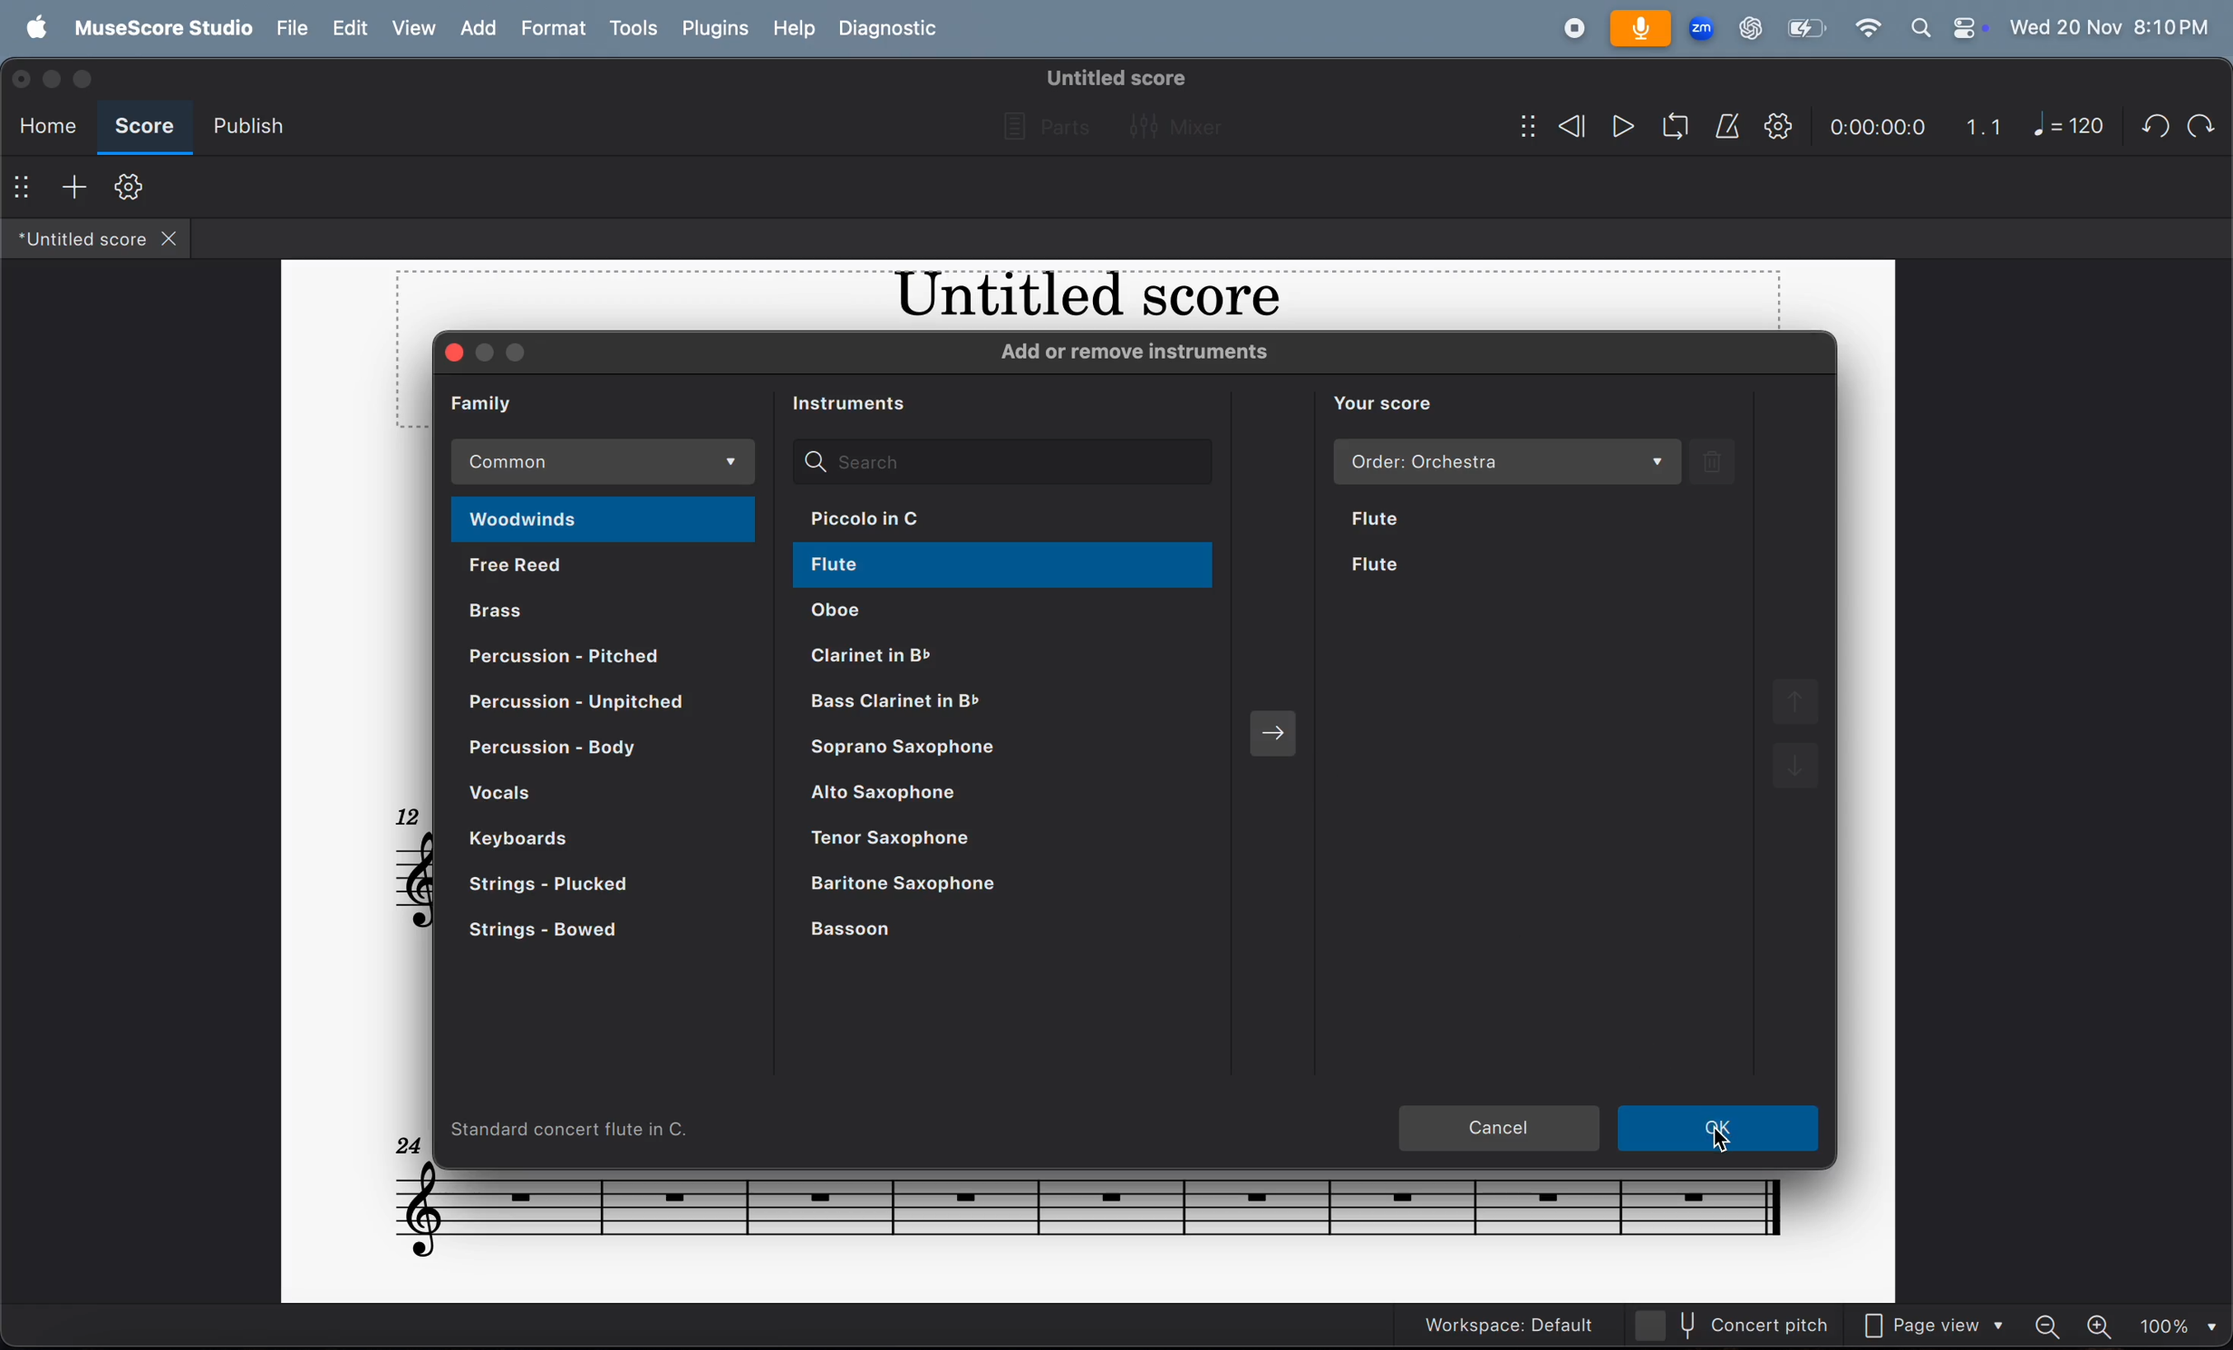 The width and height of the screenshot is (2233, 1350). What do you see at coordinates (1722, 462) in the screenshot?
I see `delete` at bounding box center [1722, 462].